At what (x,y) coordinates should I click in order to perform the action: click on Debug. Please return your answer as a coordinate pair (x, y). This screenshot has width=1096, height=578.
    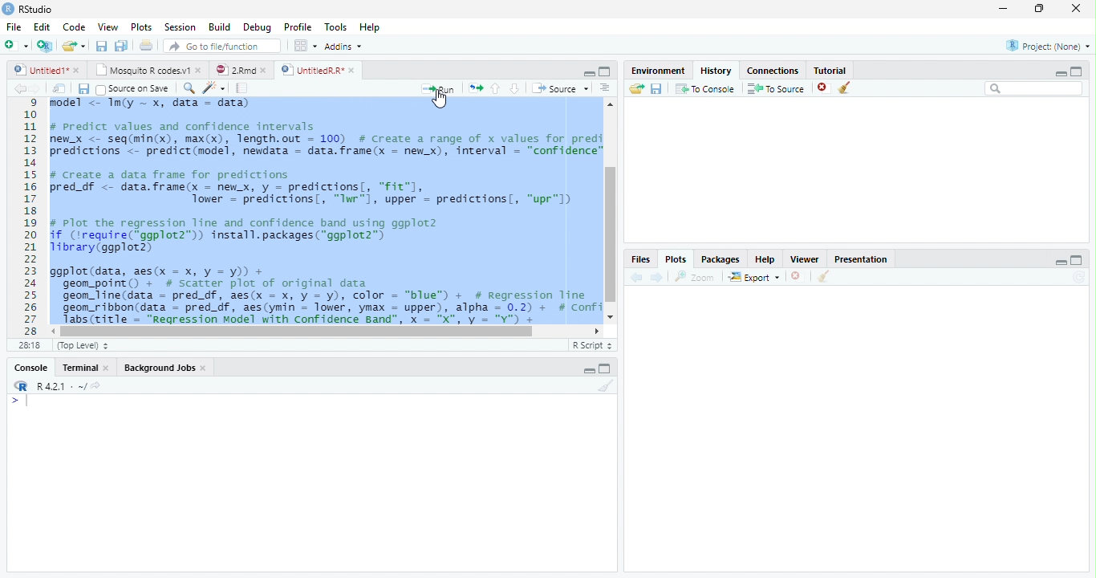
    Looking at the image, I should click on (260, 29).